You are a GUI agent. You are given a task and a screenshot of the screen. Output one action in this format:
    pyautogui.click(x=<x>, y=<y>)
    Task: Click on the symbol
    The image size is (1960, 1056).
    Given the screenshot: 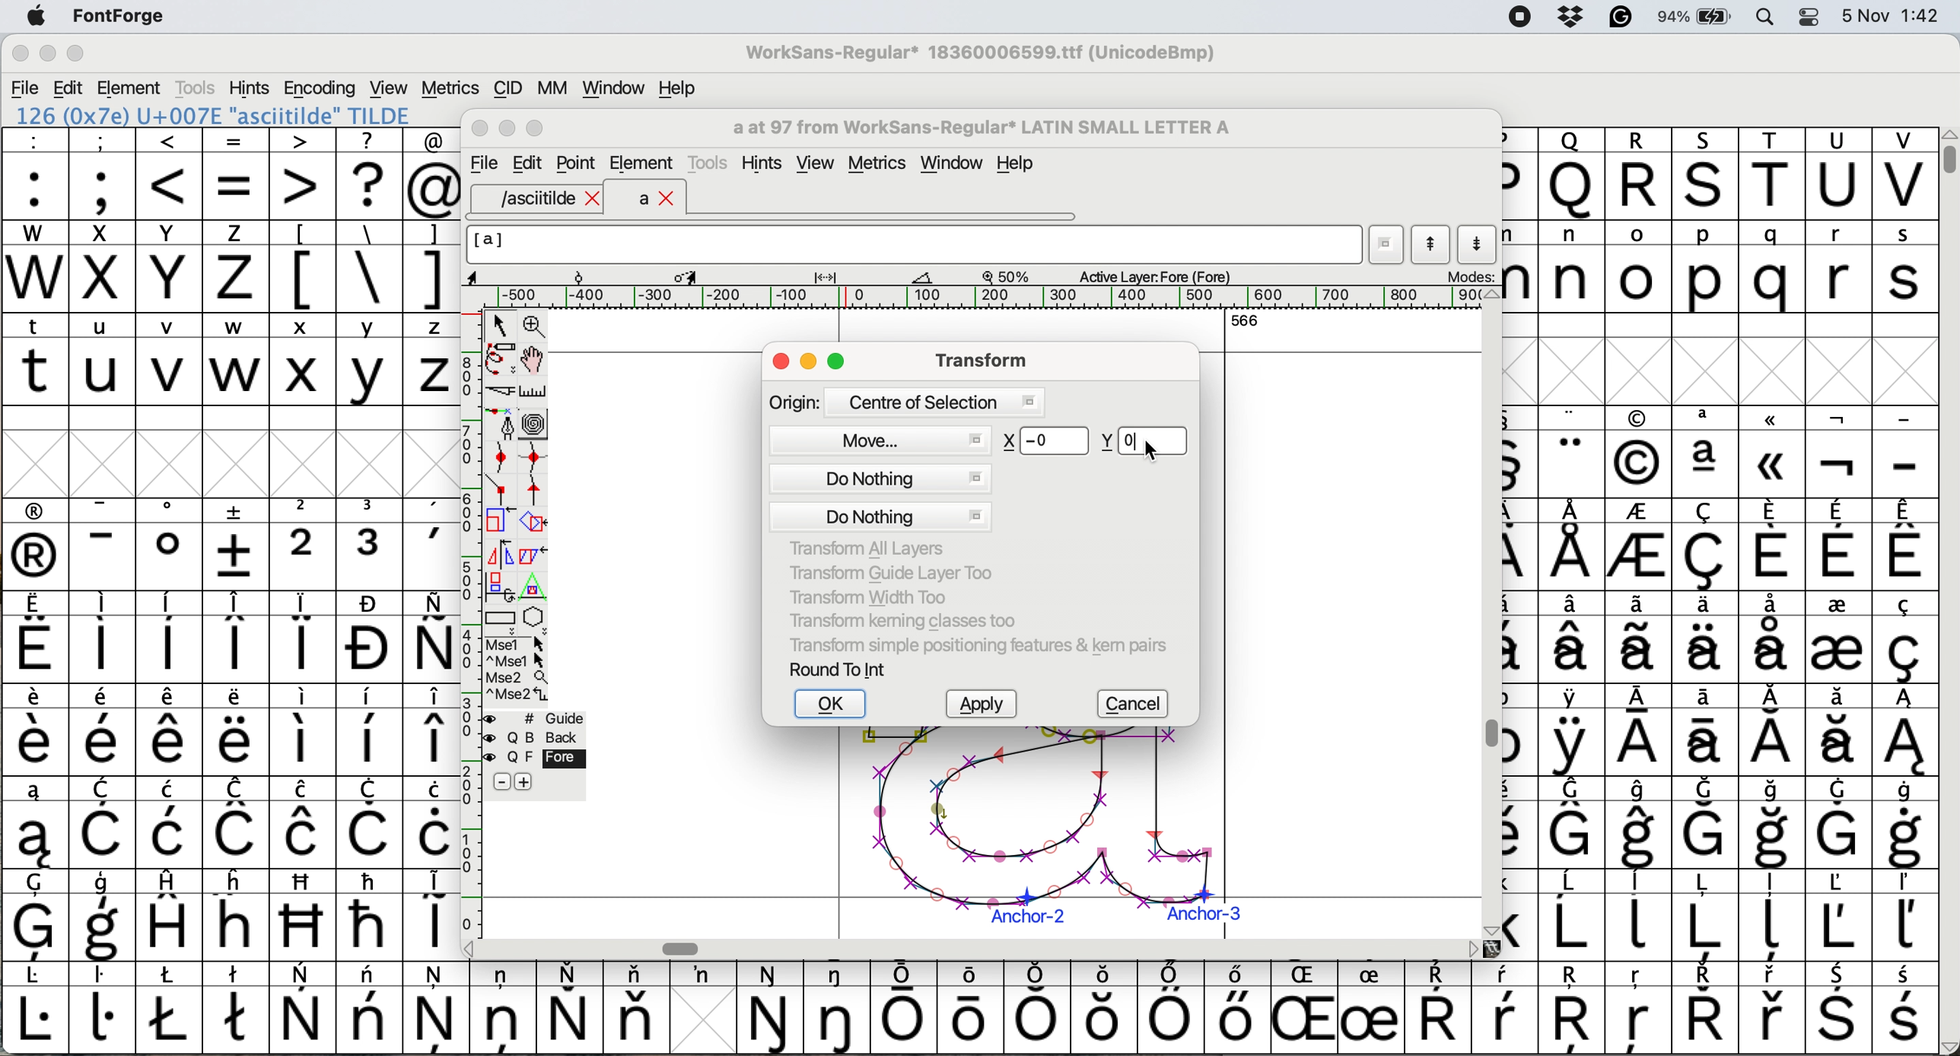 What is the action you would take?
    pyautogui.click(x=1708, y=545)
    